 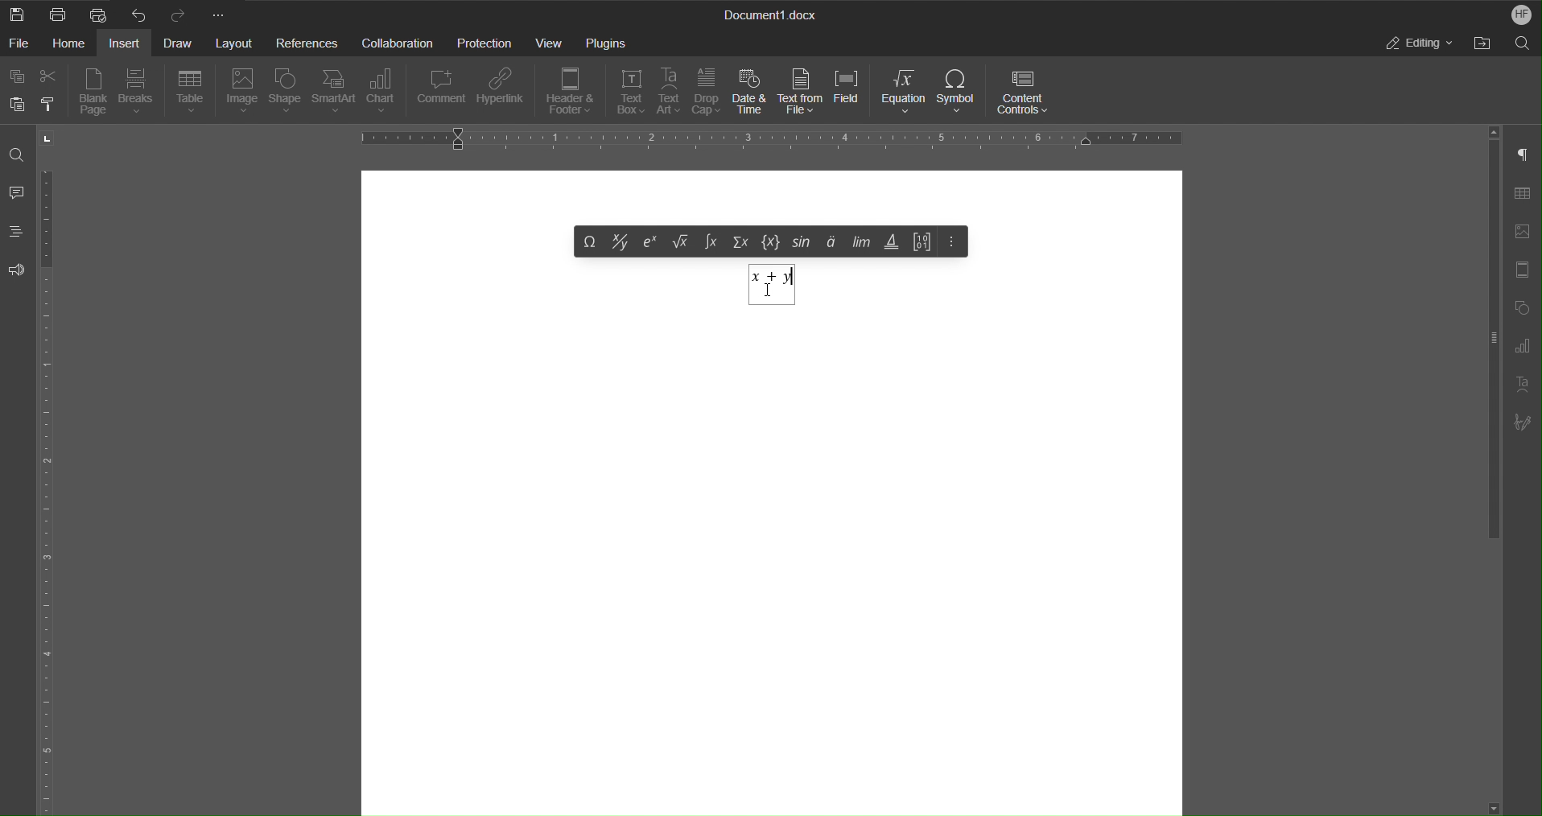 What do you see at coordinates (1522, 269) in the screenshot?
I see `Header/Footer` at bounding box center [1522, 269].